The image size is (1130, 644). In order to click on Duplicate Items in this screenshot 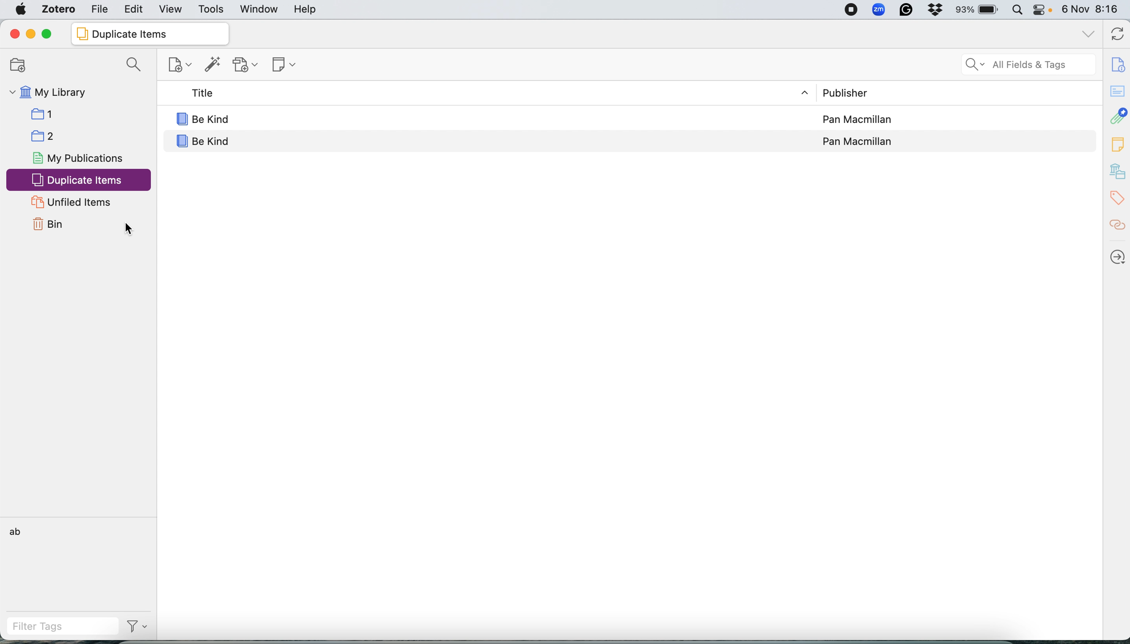, I will do `click(150, 33)`.